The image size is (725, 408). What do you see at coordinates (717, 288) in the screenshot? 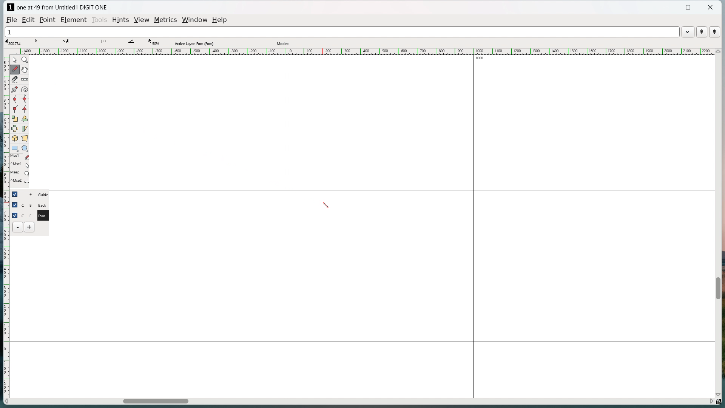
I see `vertical scrollbar` at bounding box center [717, 288].